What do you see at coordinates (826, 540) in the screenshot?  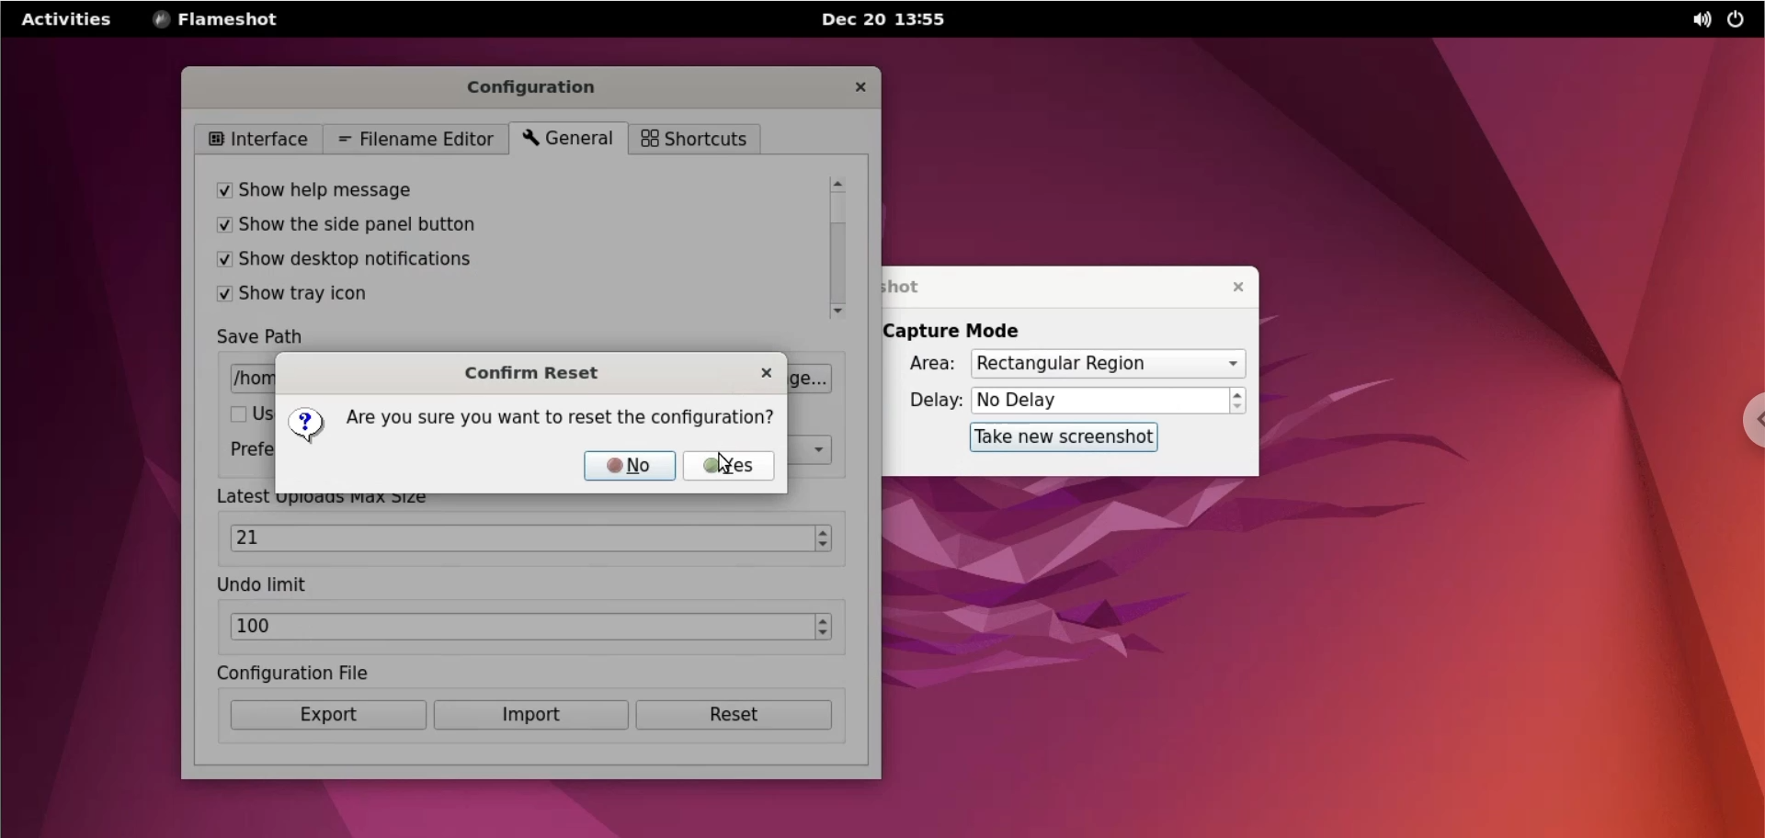 I see `increment and decrement max size` at bounding box center [826, 540].